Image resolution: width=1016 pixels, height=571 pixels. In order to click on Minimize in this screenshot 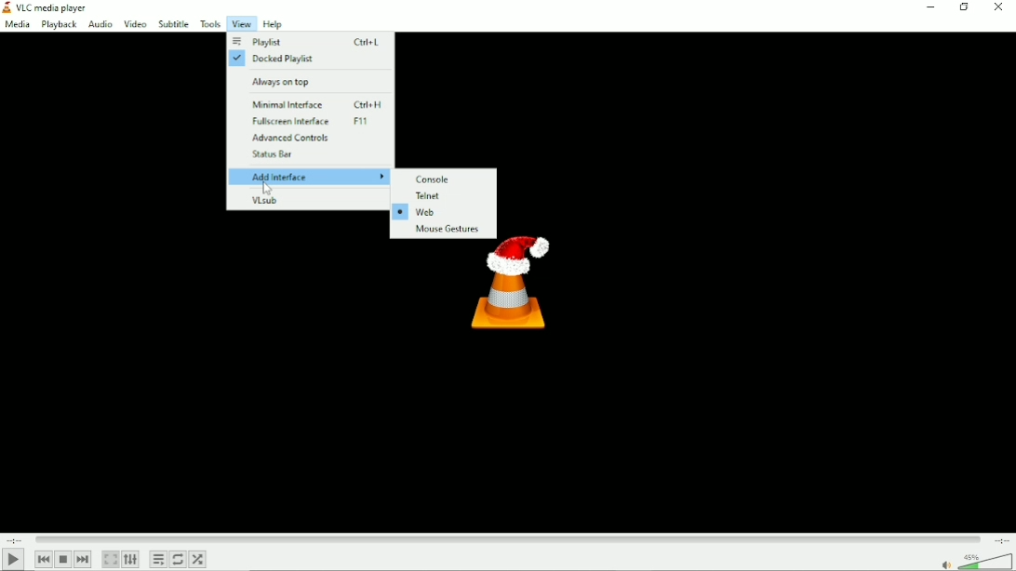, I will do `click(929, 9)`.